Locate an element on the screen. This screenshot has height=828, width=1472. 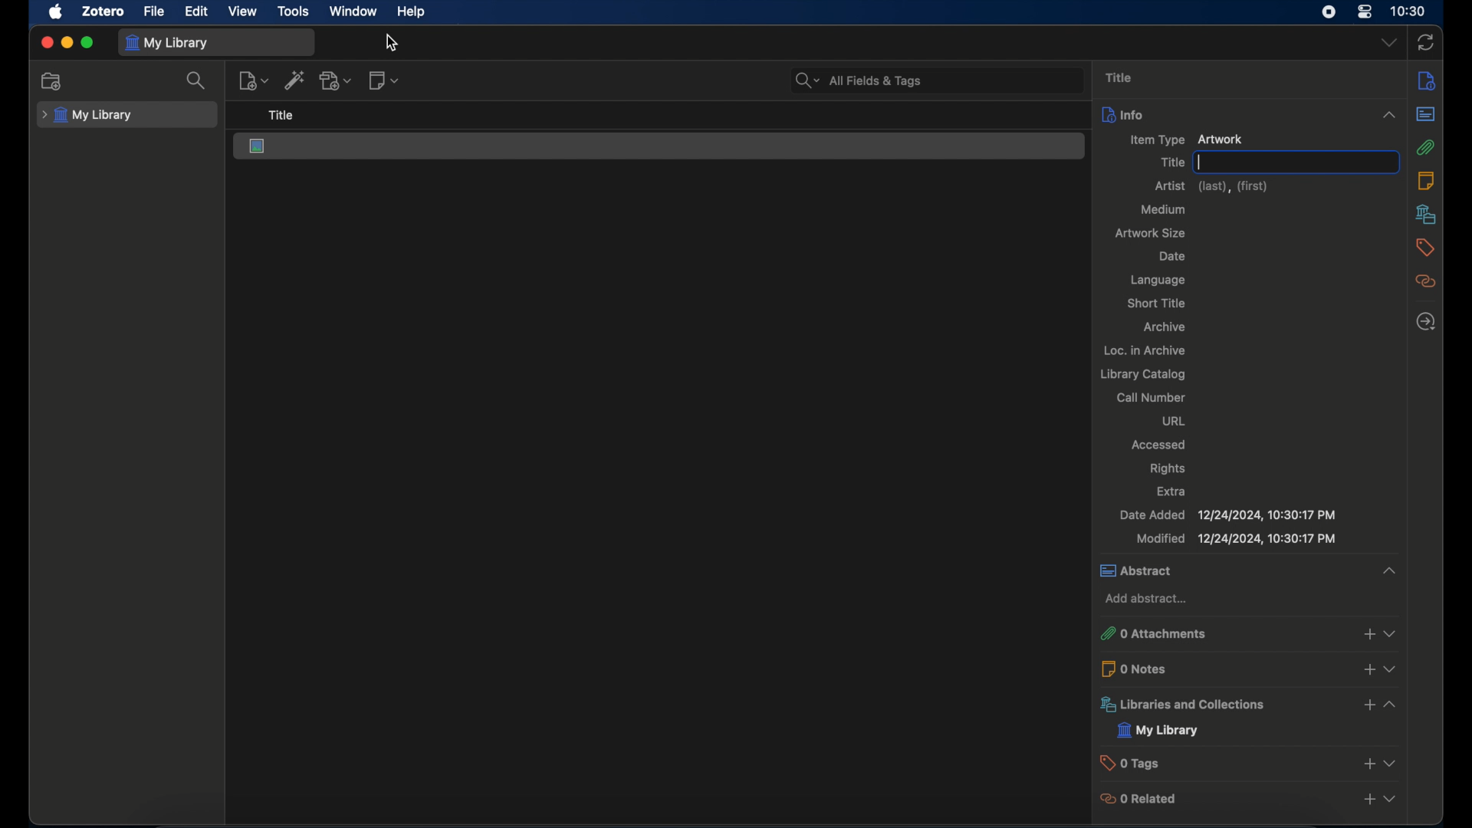
my library is located at coordinates (1159, 730).